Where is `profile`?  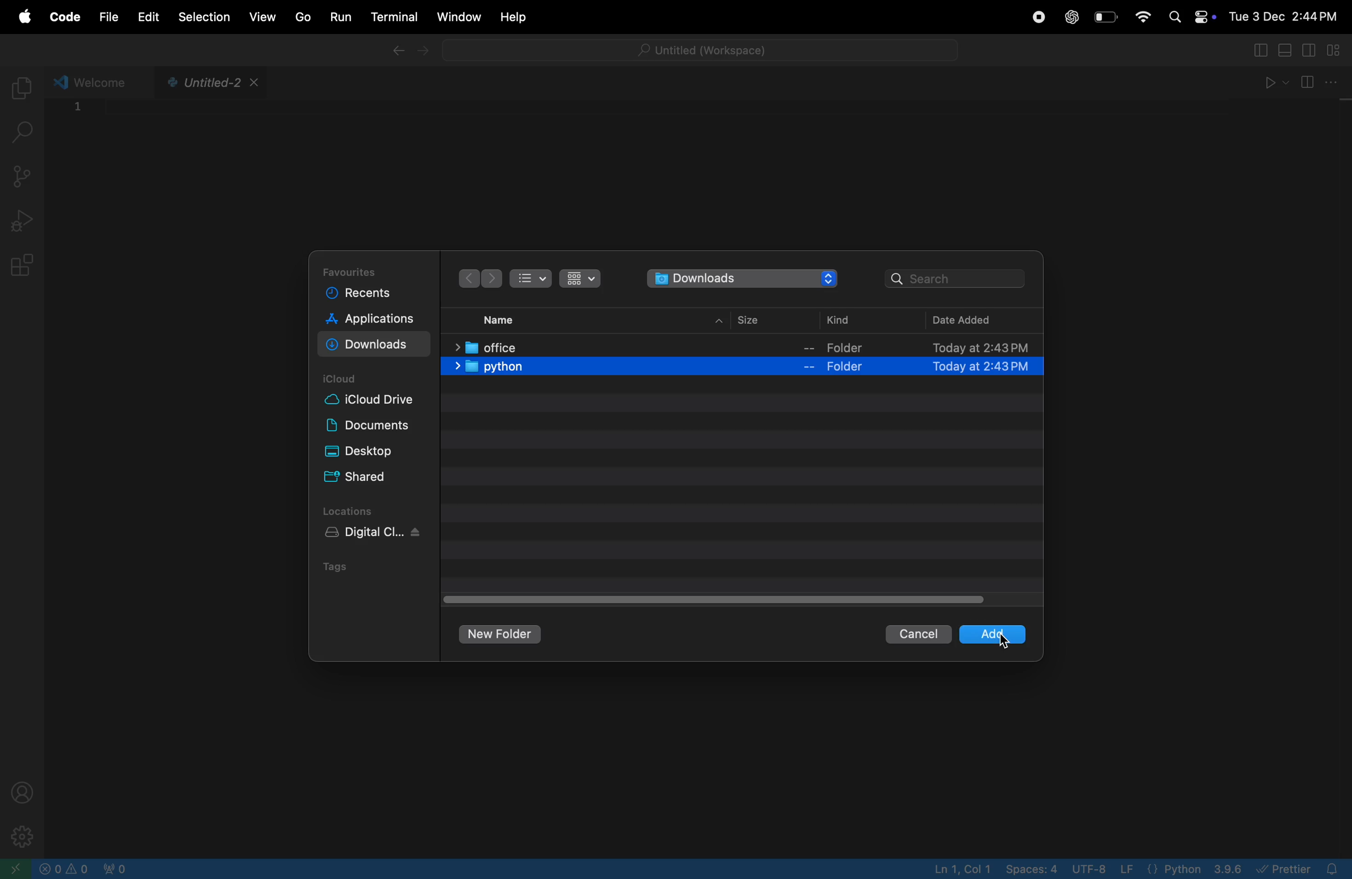 profile is located at coordinates (23, 790).